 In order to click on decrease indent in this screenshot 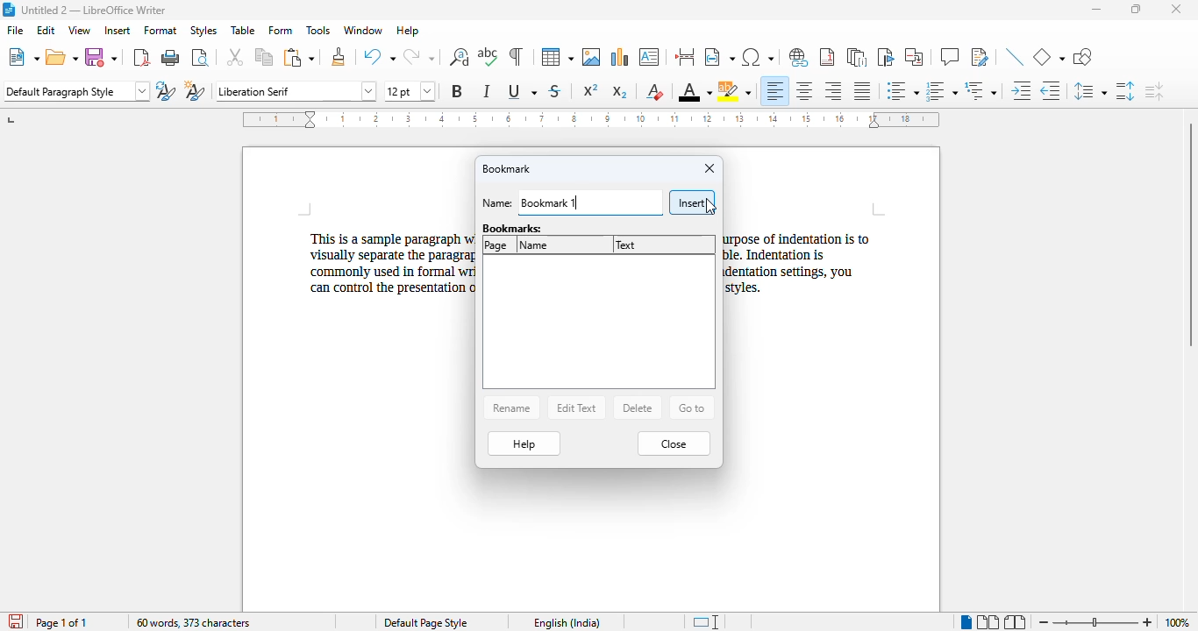, I will do `click(1049, 90)`.